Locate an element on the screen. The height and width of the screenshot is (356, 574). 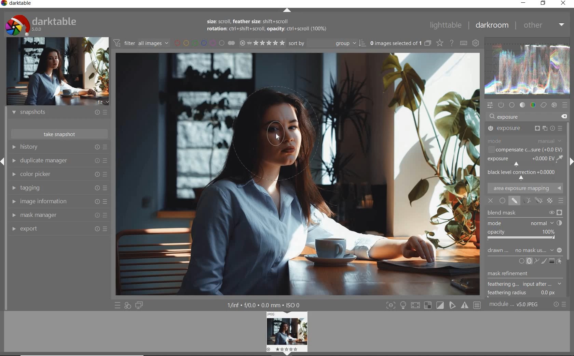
duplicate manager is located at coordinates (60, 161).